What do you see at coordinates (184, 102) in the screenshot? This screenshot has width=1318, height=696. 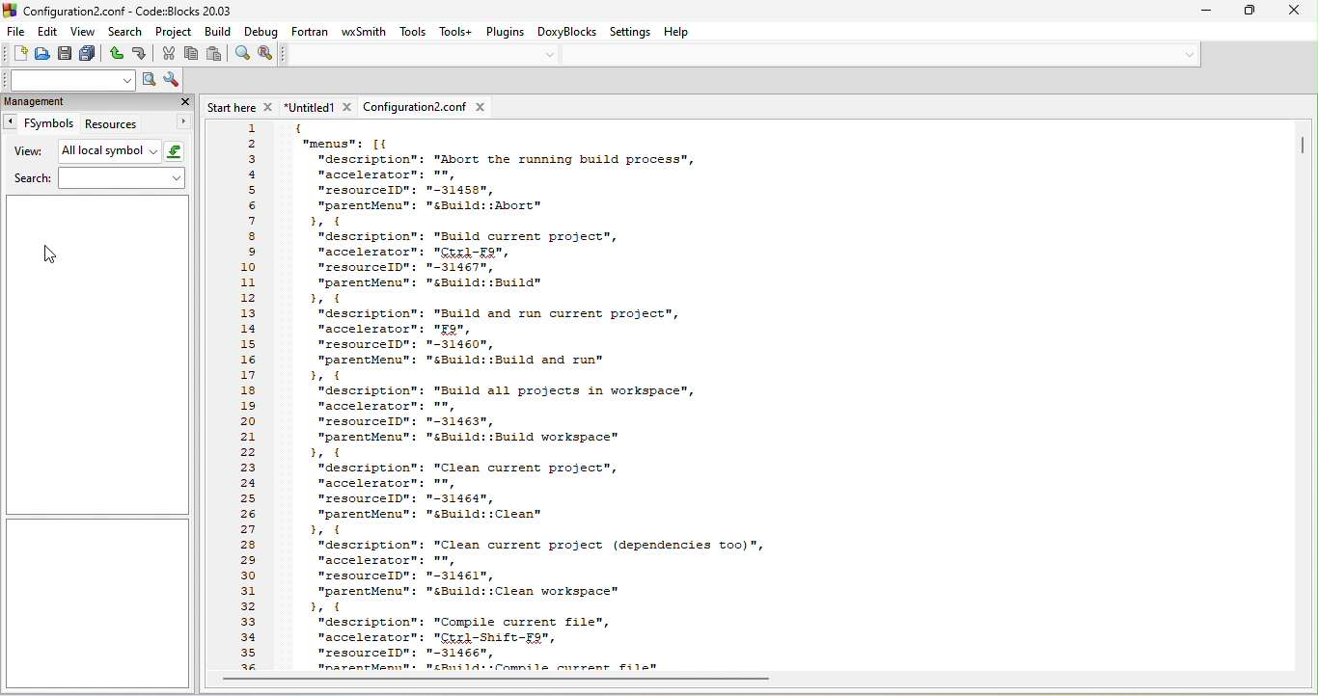 I see `close` at bounding box center [184, 102].